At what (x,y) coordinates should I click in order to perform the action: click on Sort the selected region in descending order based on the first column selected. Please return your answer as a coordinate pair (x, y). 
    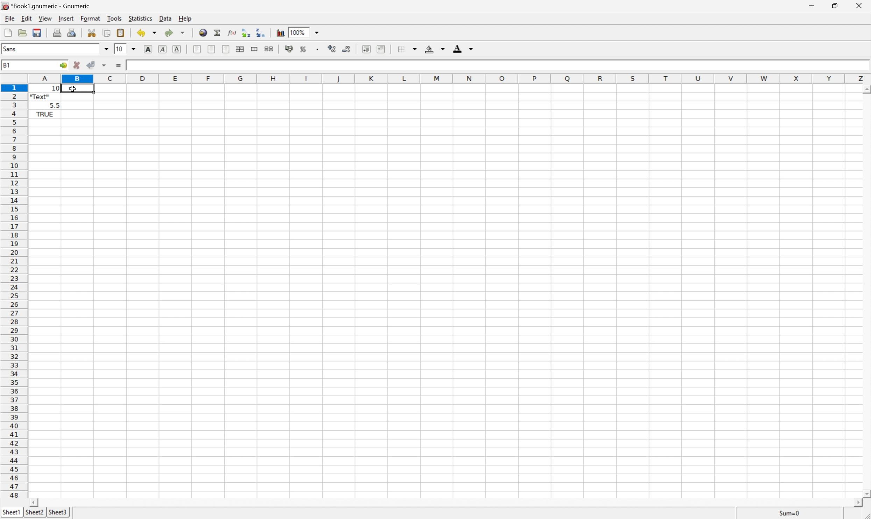
    Looking at the image, I should click on (261, 32).